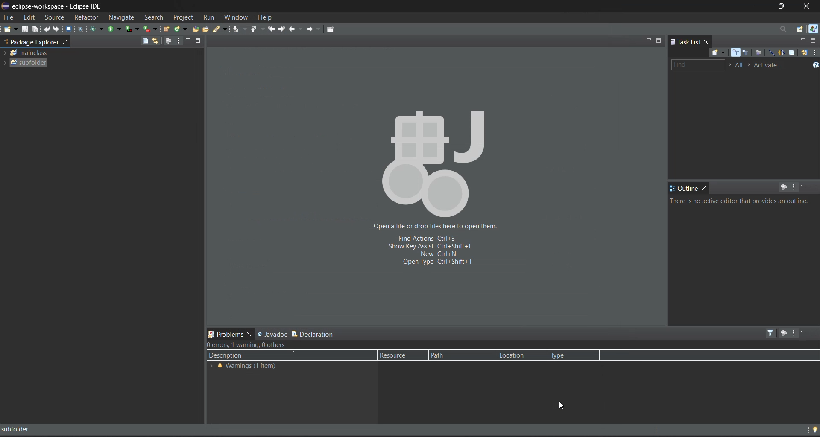 The image size is (820, 437). What do you see at coordinates (30, 17) in the screenshot?
I see `edit` at bounding box center [30, 17].